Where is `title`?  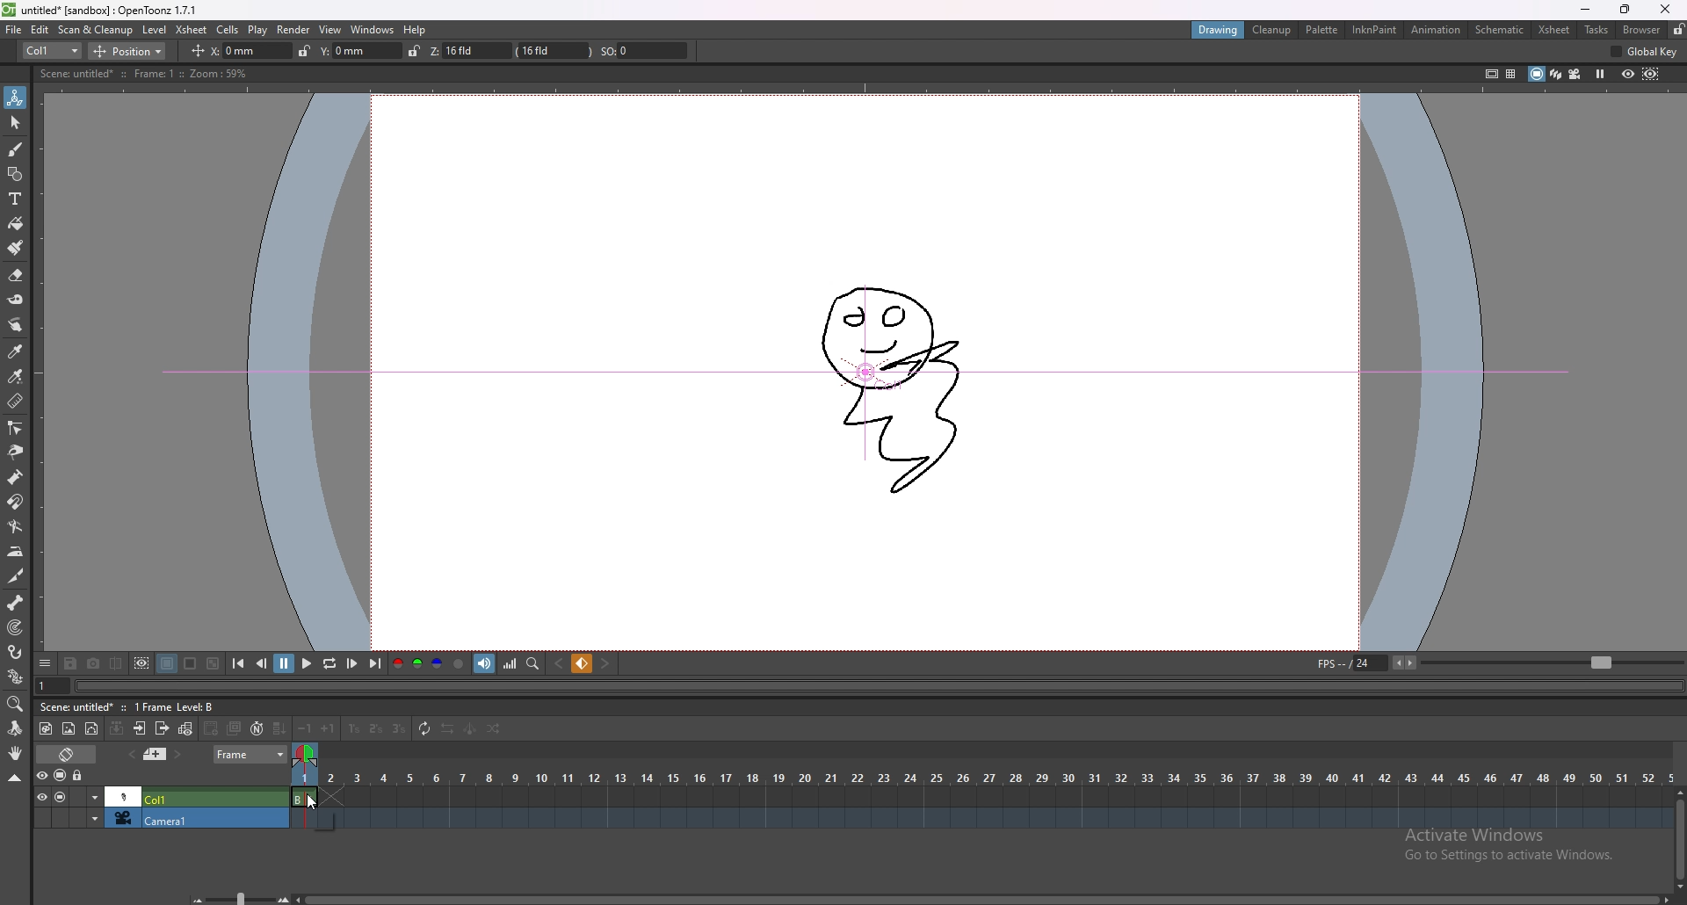 title is located at coordinates (104, 10).